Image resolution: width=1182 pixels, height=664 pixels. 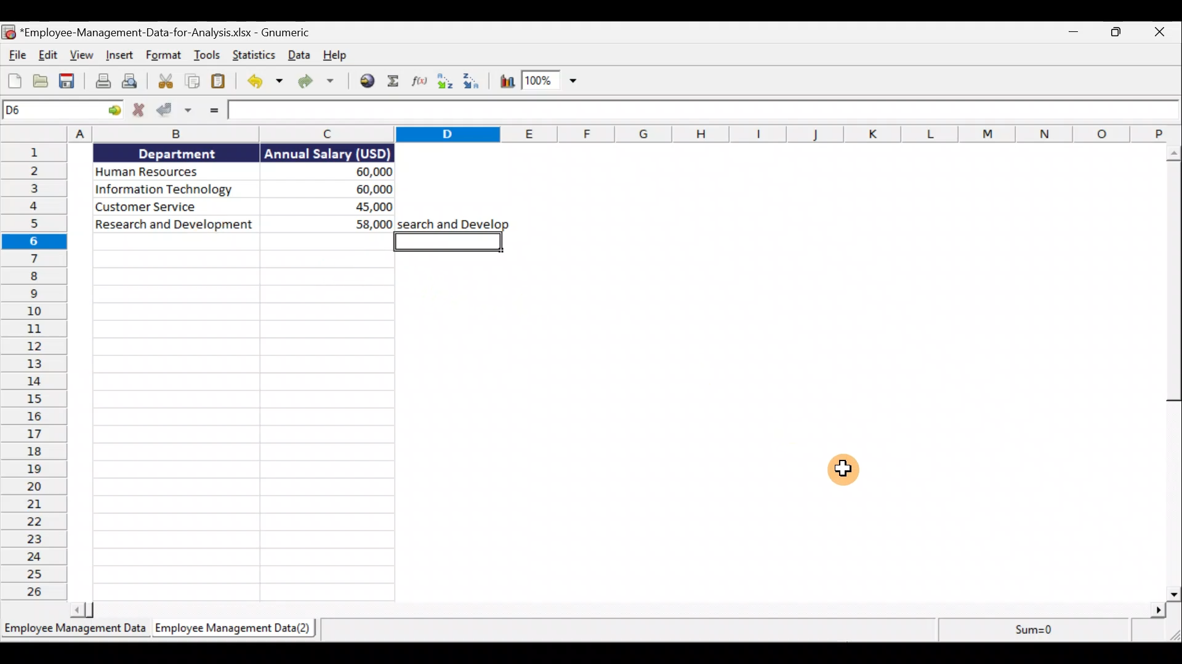 What do you see at coordinates (420, 82) in the screenshot?
I see `Edit a function in the current cell` at bounding box center [420, 82].